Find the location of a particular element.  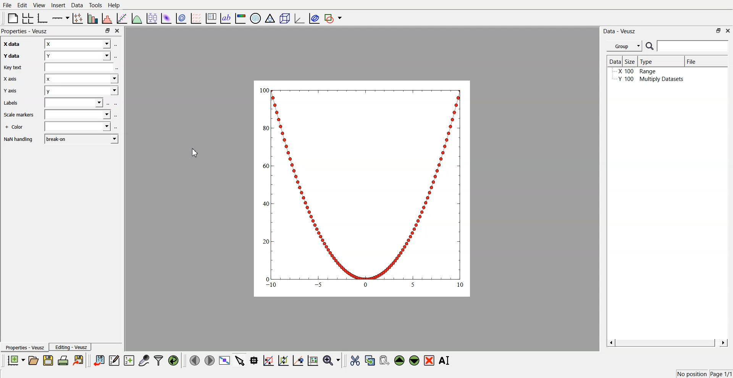

X 100 Range is located at coordinates (639, 72).